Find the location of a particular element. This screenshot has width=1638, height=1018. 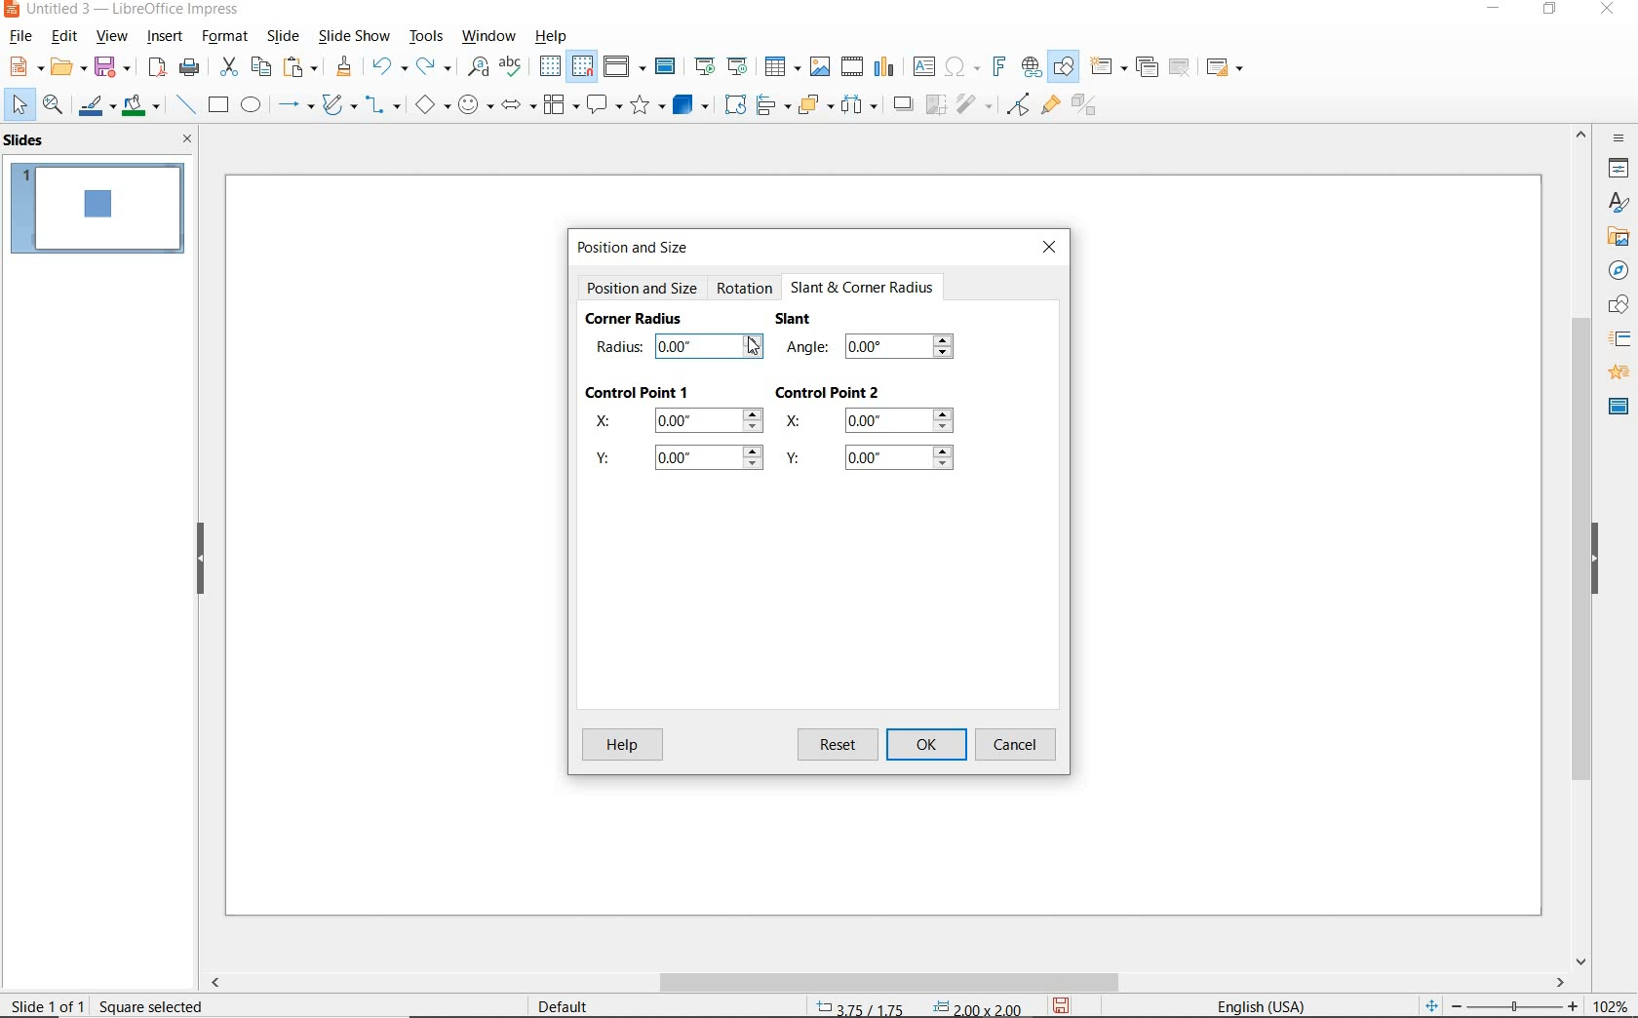

slides is located at coordinates (27, 141).